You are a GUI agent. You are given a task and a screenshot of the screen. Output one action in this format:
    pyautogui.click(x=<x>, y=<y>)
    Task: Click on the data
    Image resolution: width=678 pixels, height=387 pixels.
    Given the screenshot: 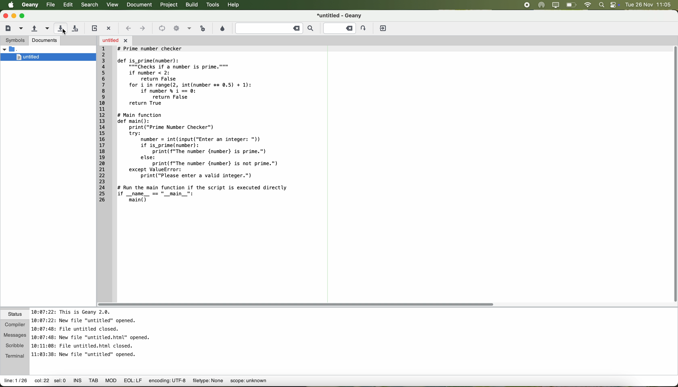 What is the action you would take?
    pyautogui.click(x=136, y=382)
    